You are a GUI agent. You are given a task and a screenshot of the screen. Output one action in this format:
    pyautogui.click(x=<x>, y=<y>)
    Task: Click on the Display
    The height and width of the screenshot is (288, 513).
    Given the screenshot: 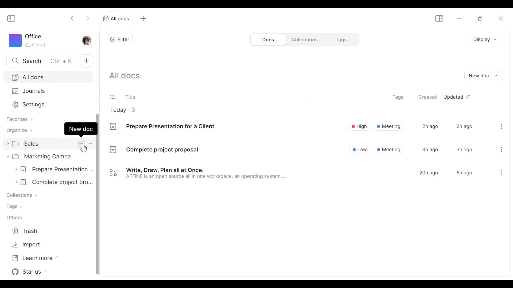 What is the action you would take?
    pyautogui.click(x=484, y=40)
    